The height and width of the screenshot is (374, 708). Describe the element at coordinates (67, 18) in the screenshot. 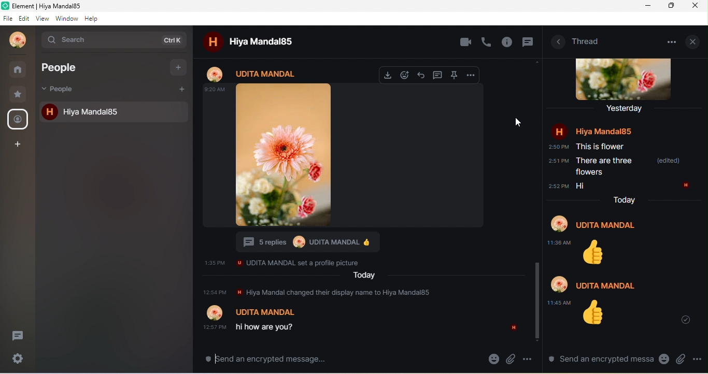

I see `window` at that location.